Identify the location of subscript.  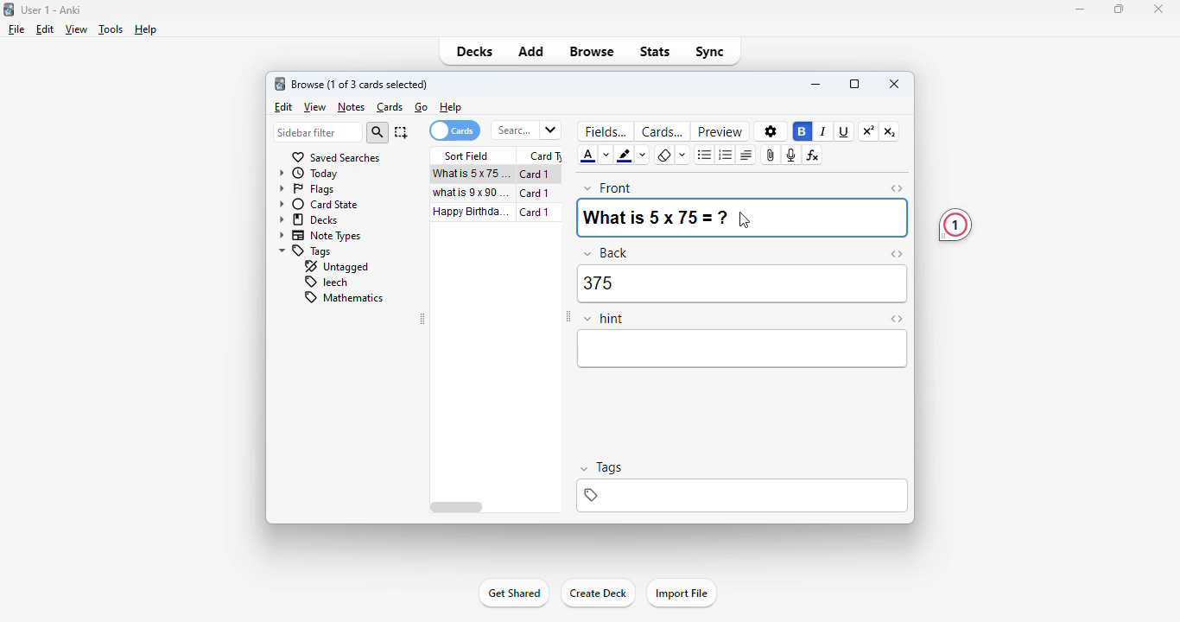
(890, 132).